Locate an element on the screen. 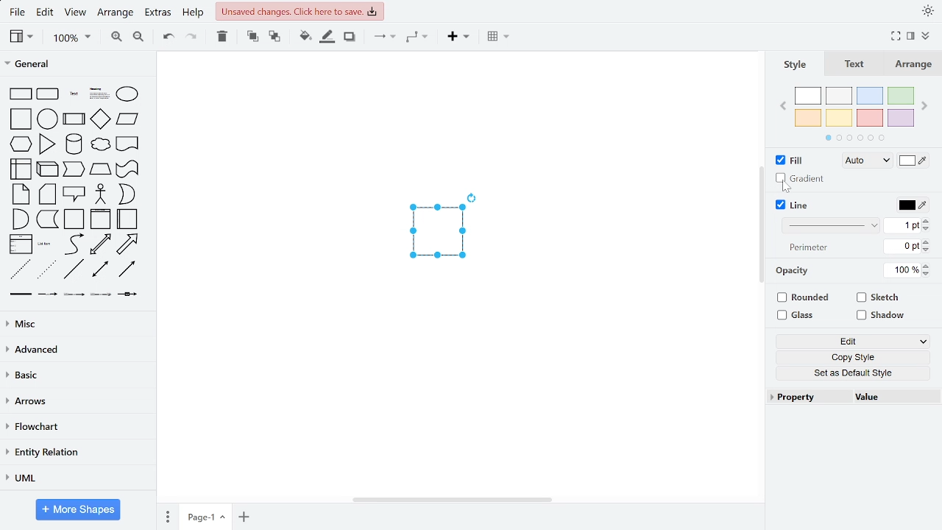 The height and width of the screenshot is (530, 942). current perimeter is located at coordinates (902, 246).